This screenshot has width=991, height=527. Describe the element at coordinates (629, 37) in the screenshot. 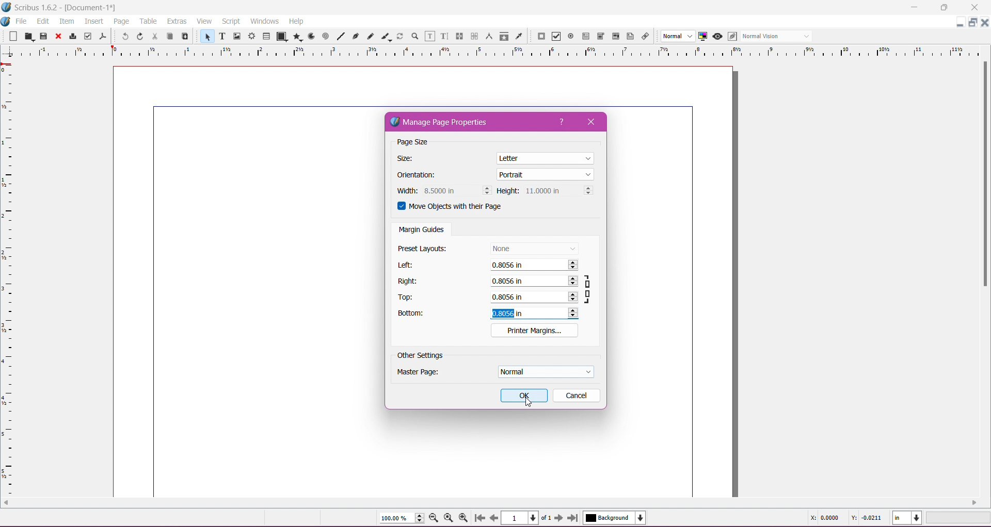

I see `Text Annotation` at that location.